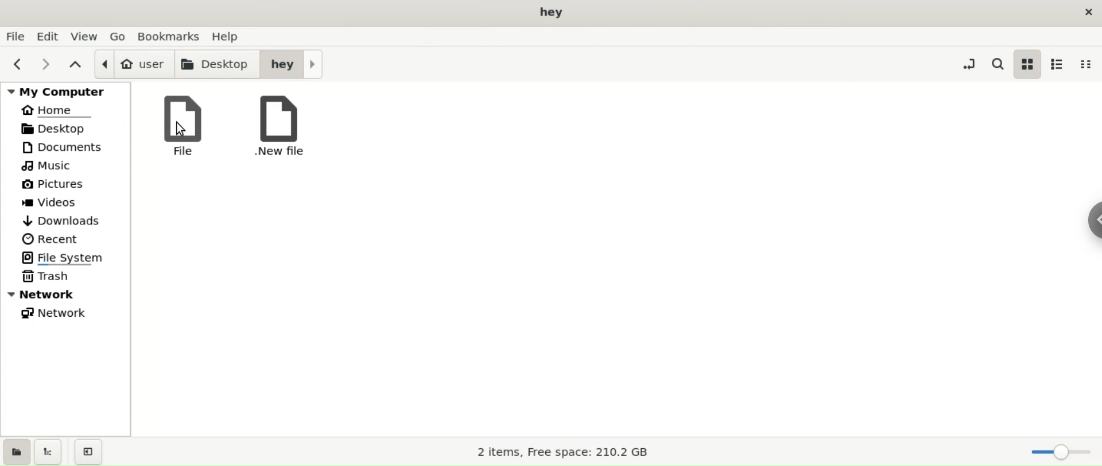 This screenshot has width=1102, height=466. What do you see at coordinates (76, 65) in the screenshot?
I see `parent folders` at bounding box center [76, 65].